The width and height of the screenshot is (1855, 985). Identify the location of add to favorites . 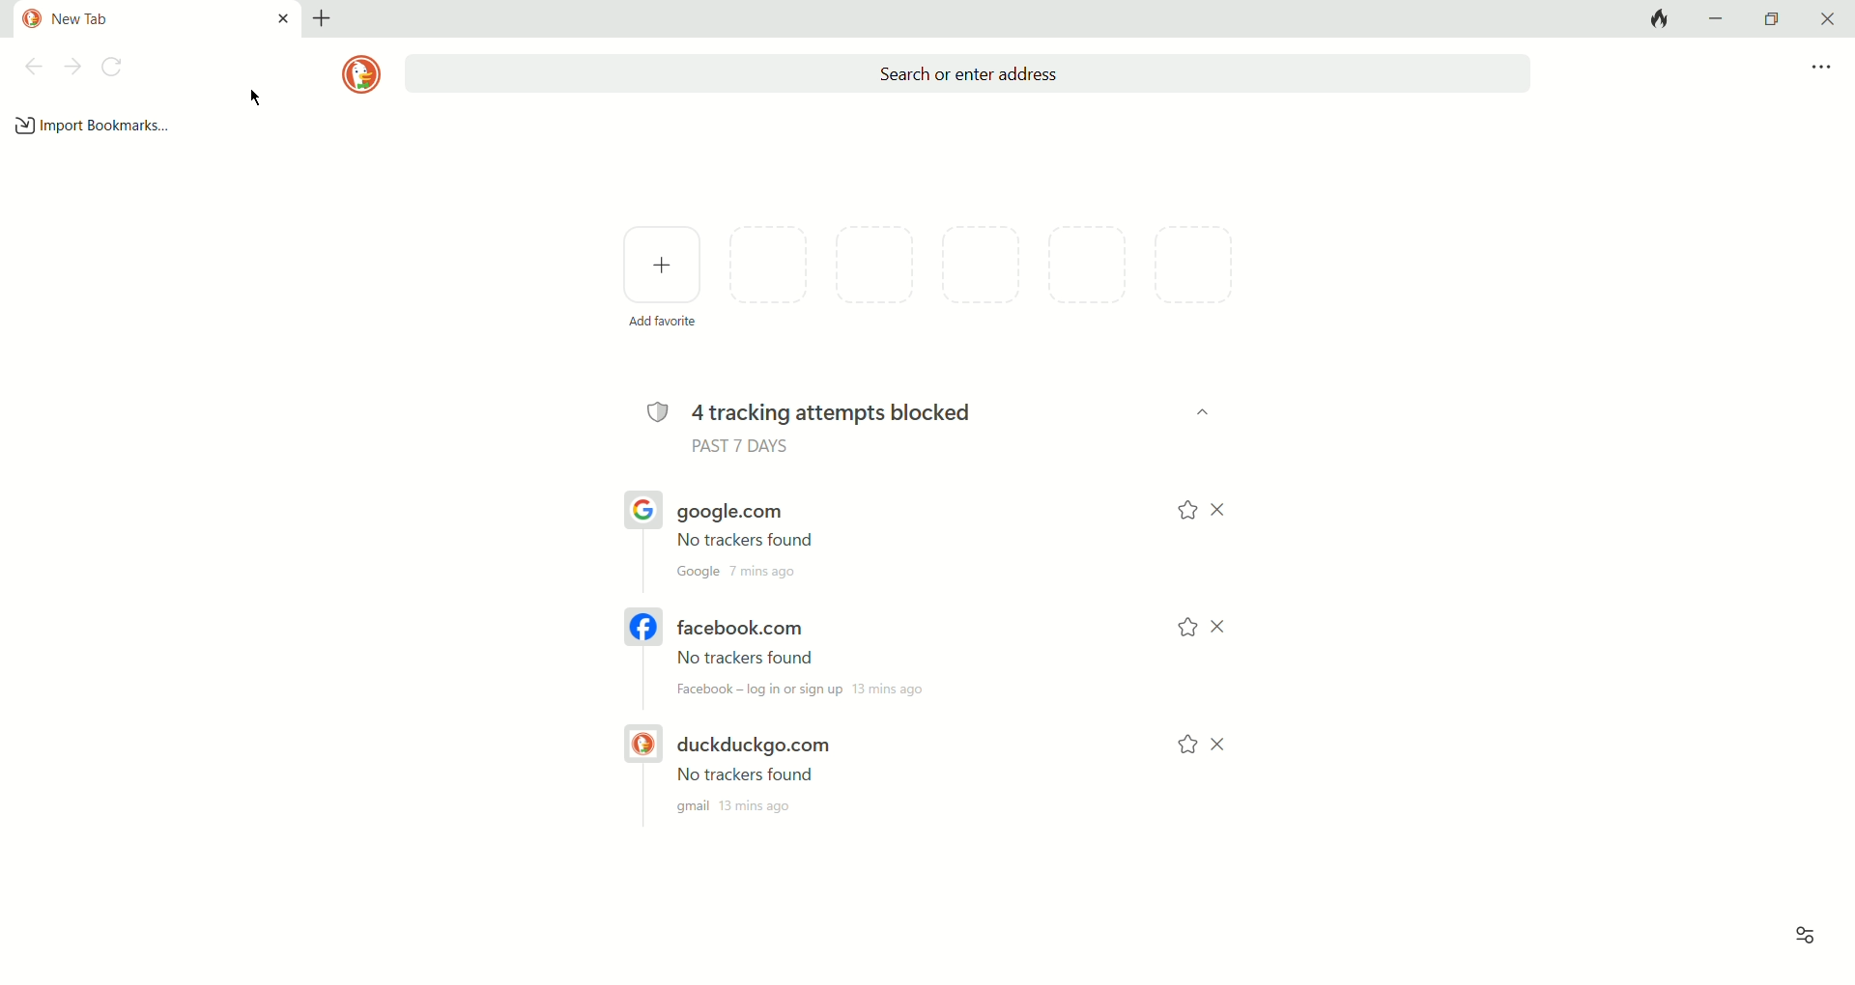
(1179, 746).